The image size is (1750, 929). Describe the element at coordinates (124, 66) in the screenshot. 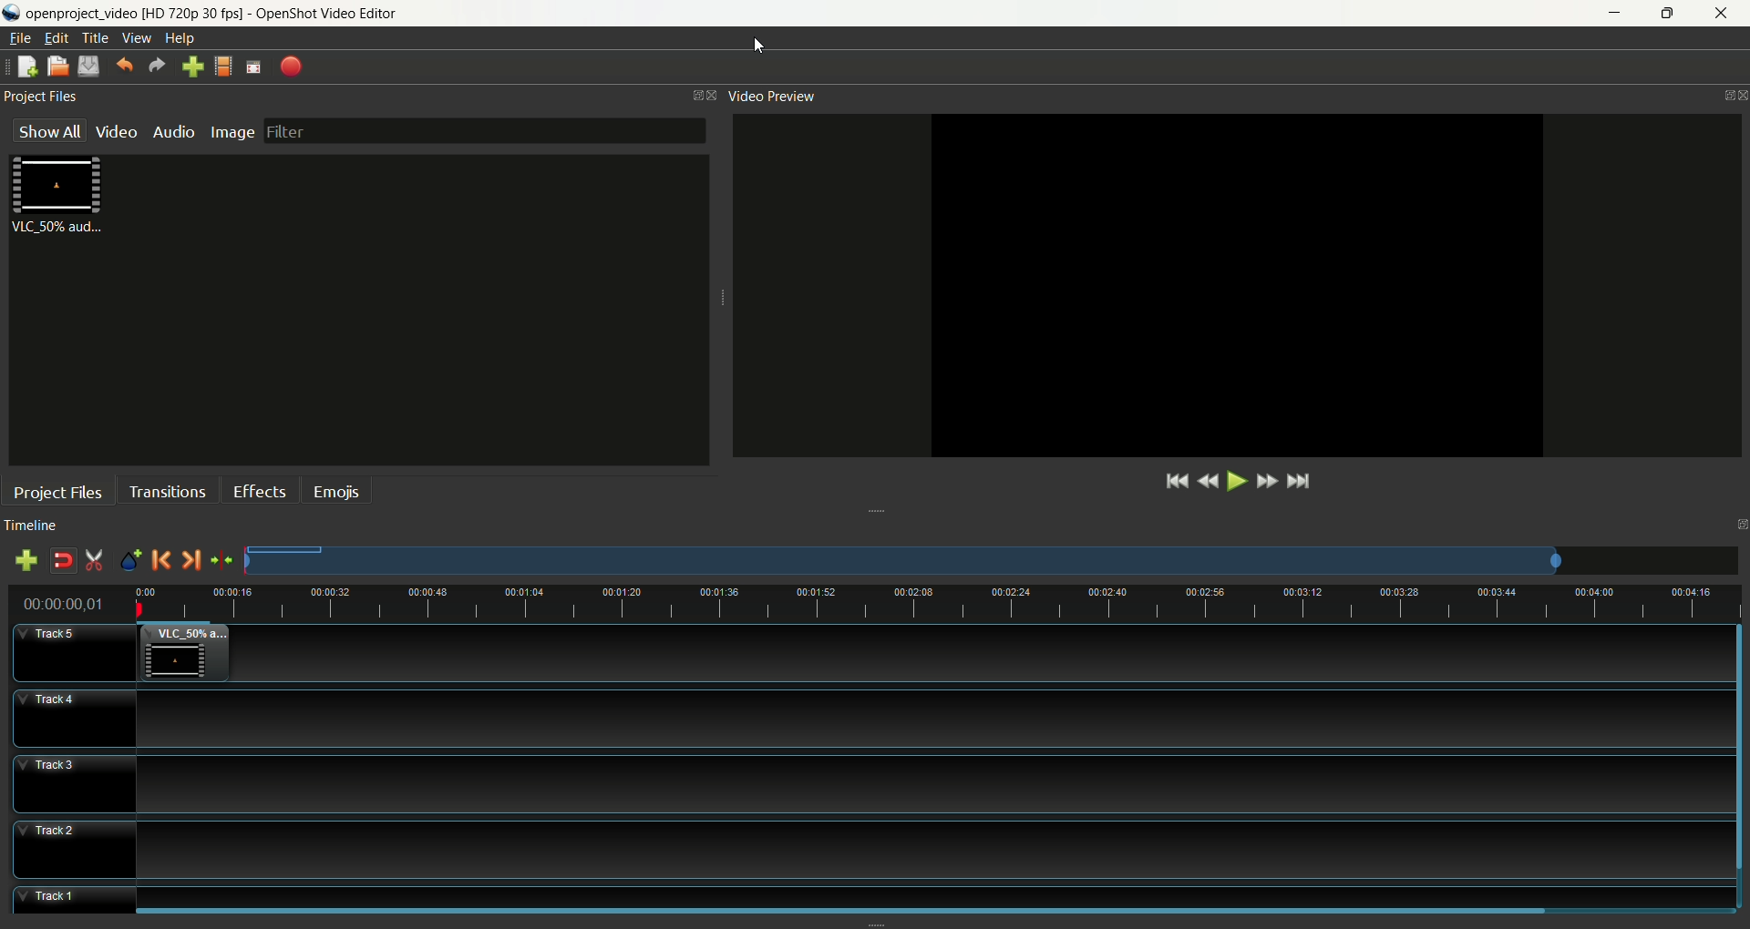

I see `undo` at that location.